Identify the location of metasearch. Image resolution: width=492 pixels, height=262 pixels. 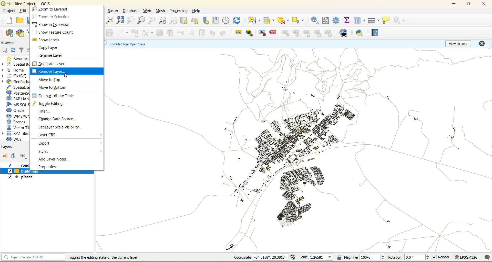
(343, 34).